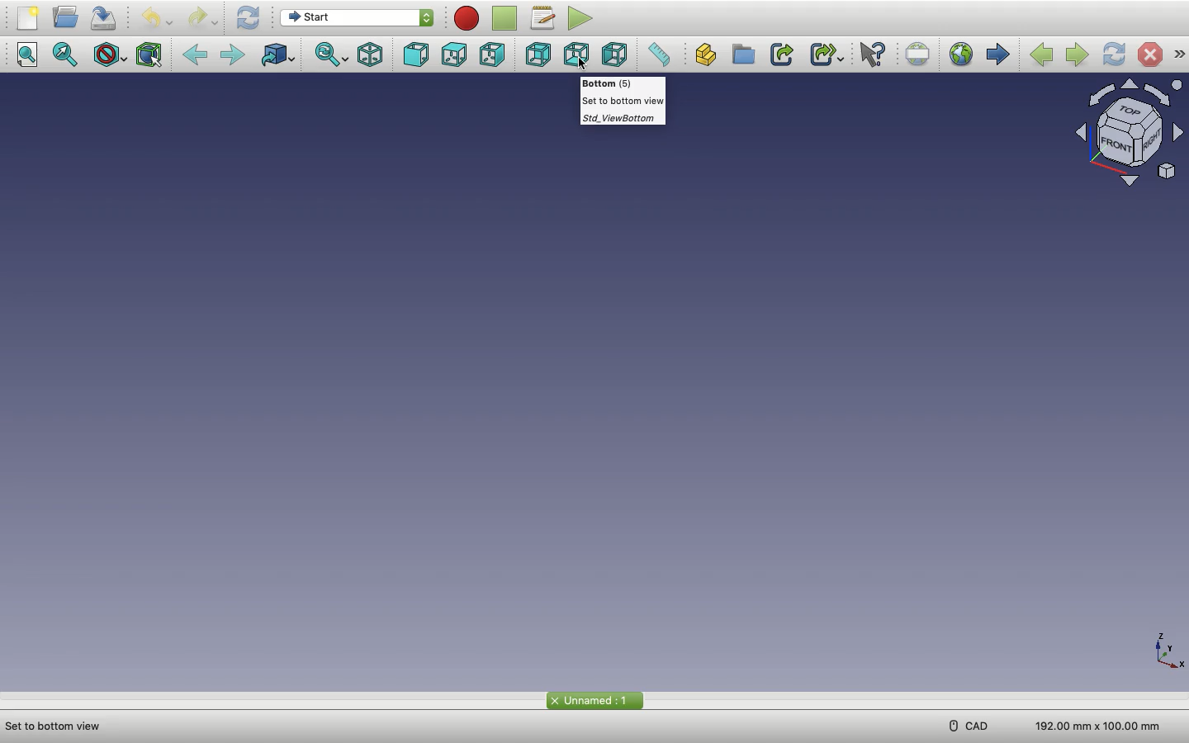 The image size is (1189, 743). Describe the element at coordinates (153, 53) in the screenshot. I see `Bounding box` at that location.